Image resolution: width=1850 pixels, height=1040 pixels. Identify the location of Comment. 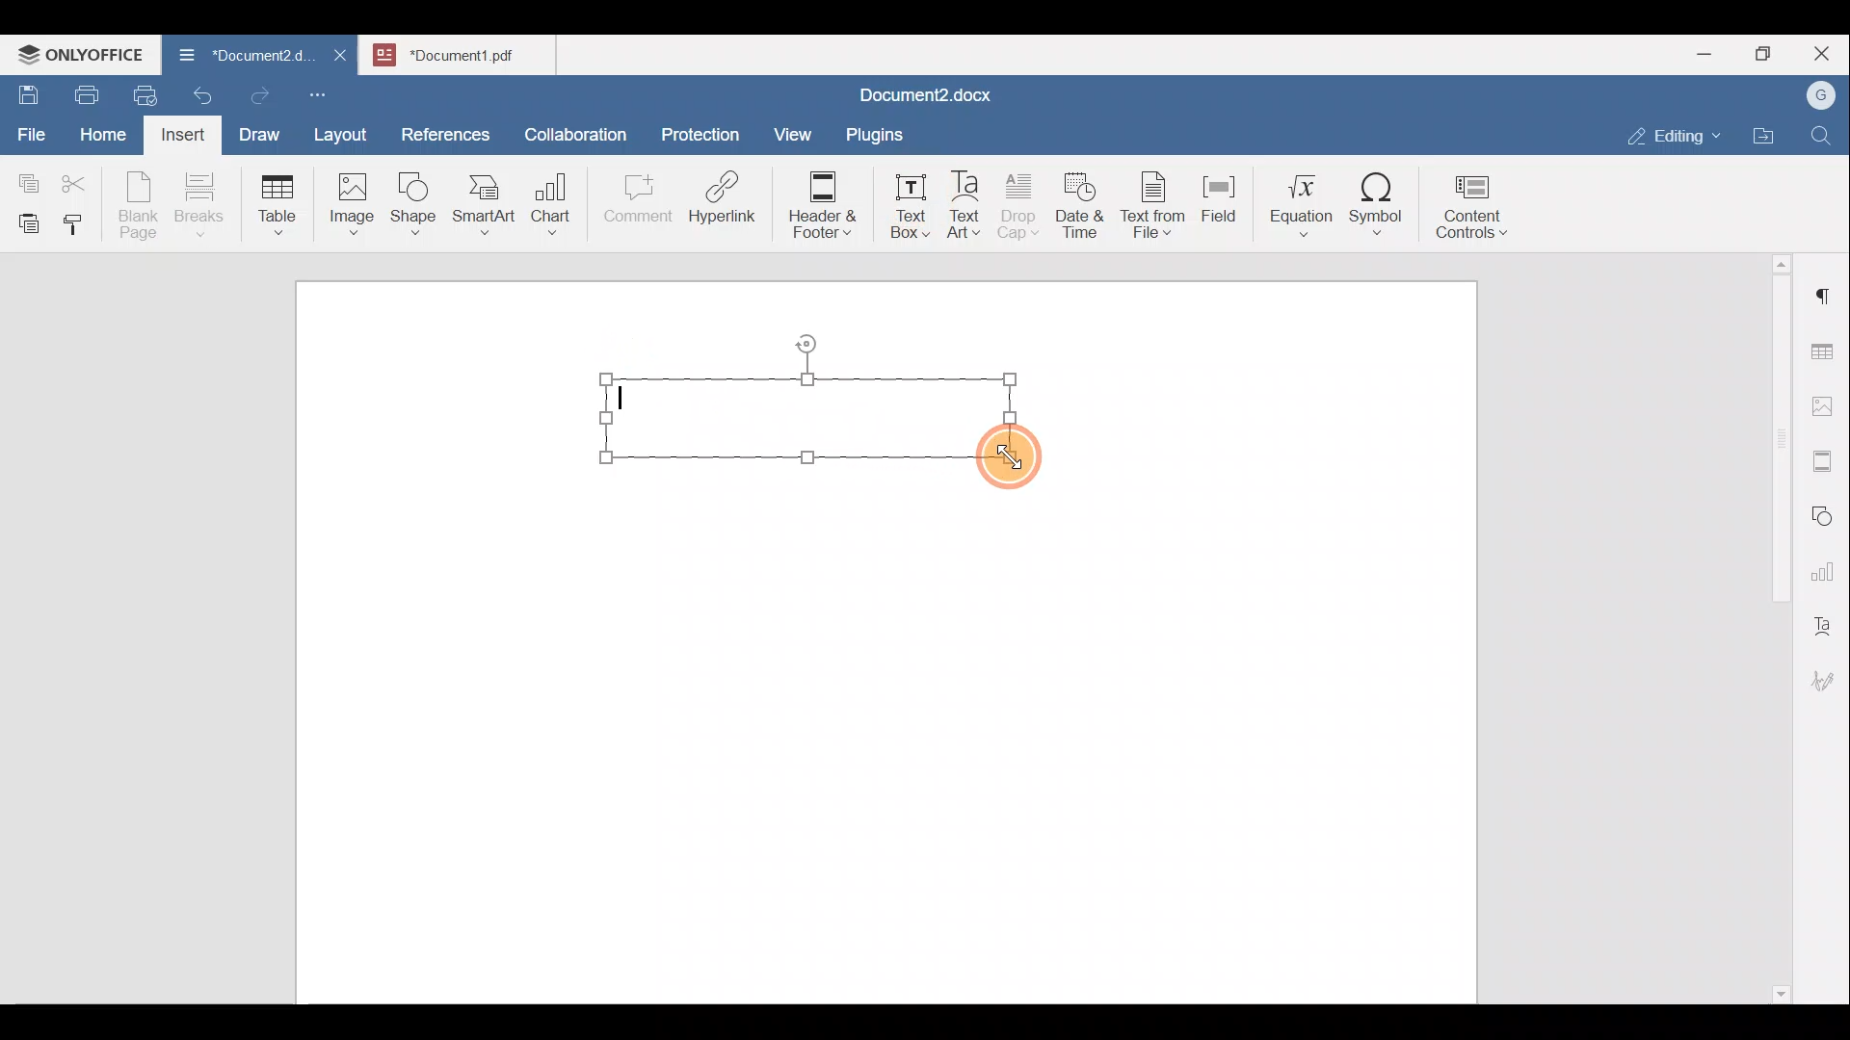
(632, 203).